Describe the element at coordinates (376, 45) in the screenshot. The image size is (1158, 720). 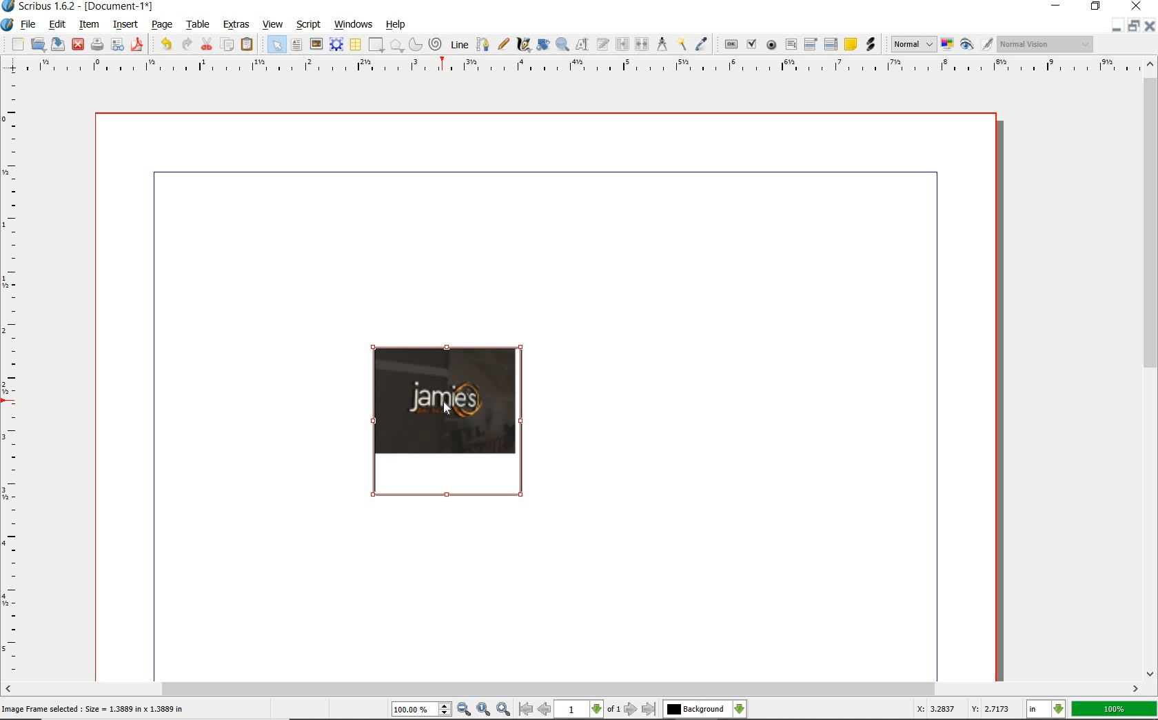
I see `SHAPE` at that location.